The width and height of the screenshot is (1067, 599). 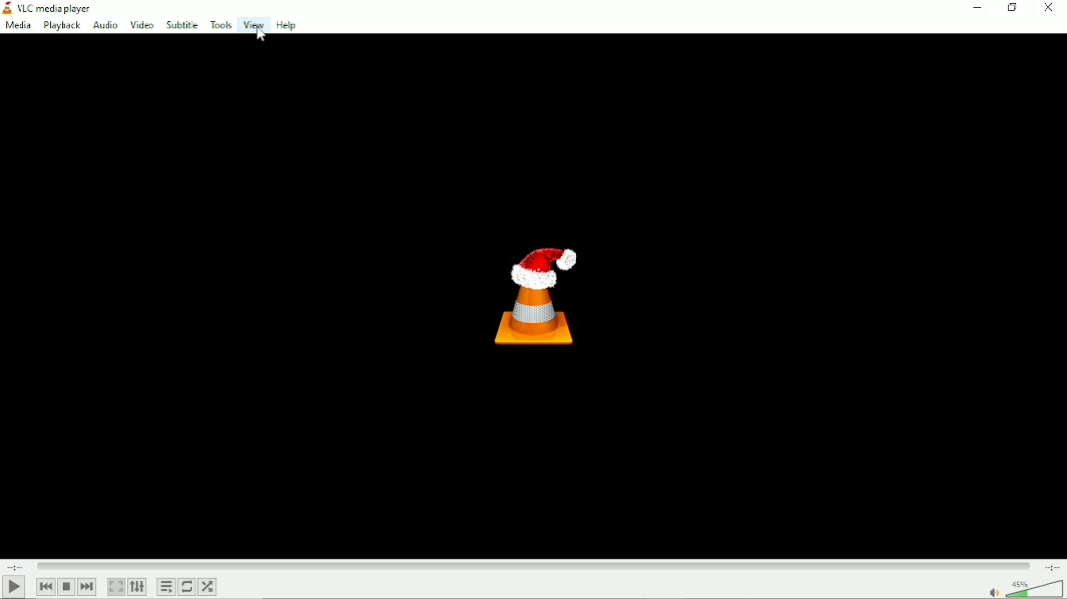 What do you see at coordinates (53, 8) in the screenshot?
I see `VLC media Player` at bounding box center [53, 8].